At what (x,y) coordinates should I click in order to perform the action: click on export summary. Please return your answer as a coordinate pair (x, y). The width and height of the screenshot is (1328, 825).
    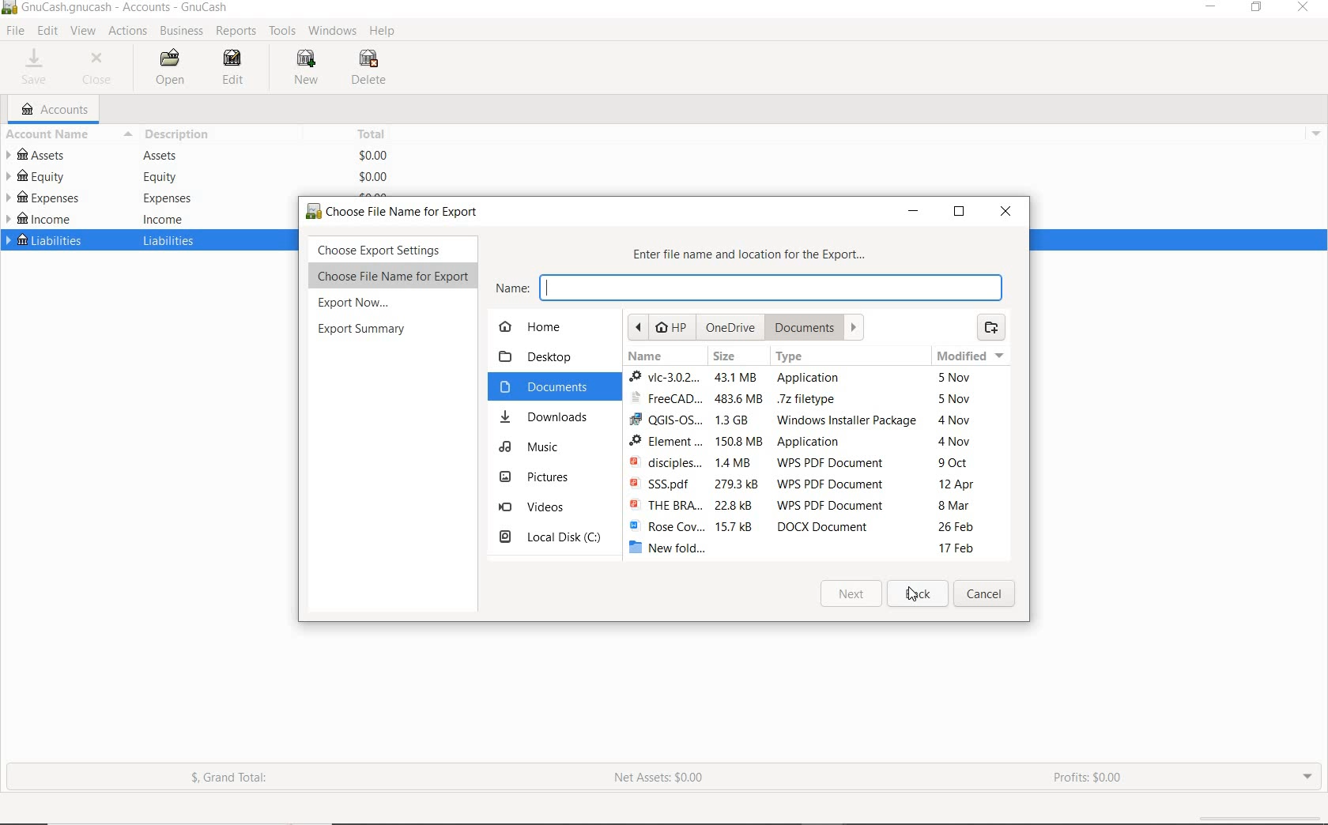
    Looking at the image, I should click on (362, 330).